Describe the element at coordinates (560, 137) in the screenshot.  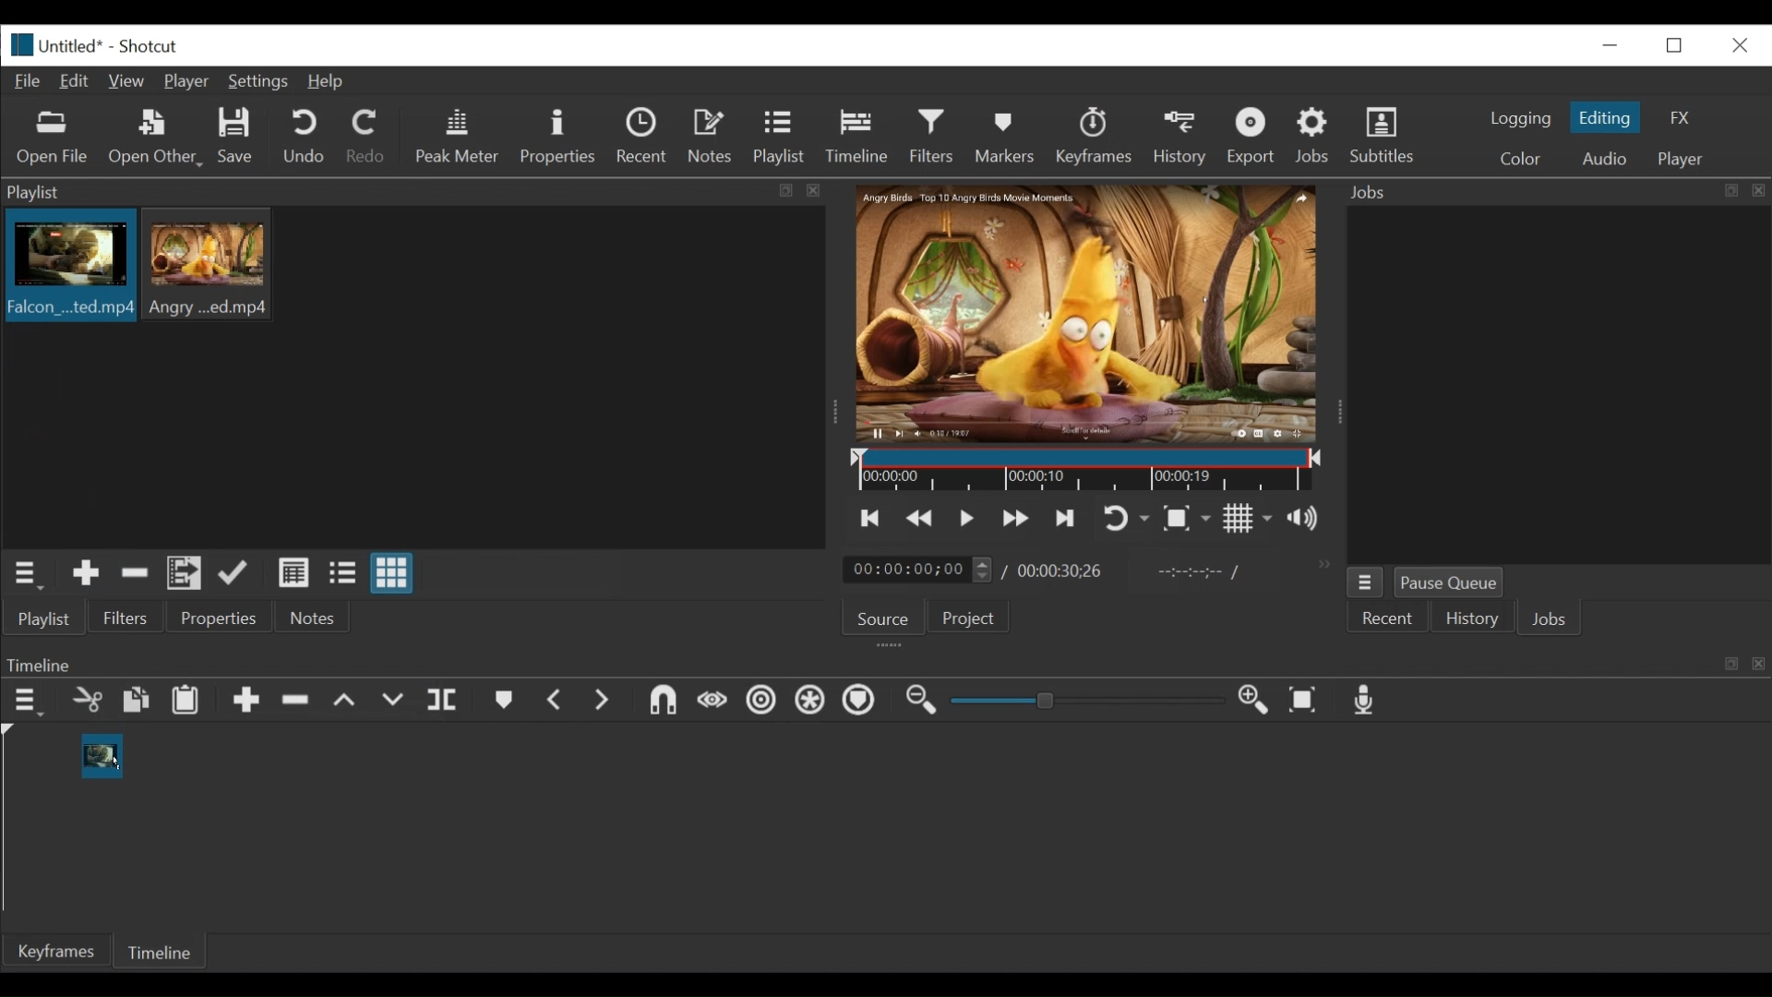
I see `Properties` at that location.